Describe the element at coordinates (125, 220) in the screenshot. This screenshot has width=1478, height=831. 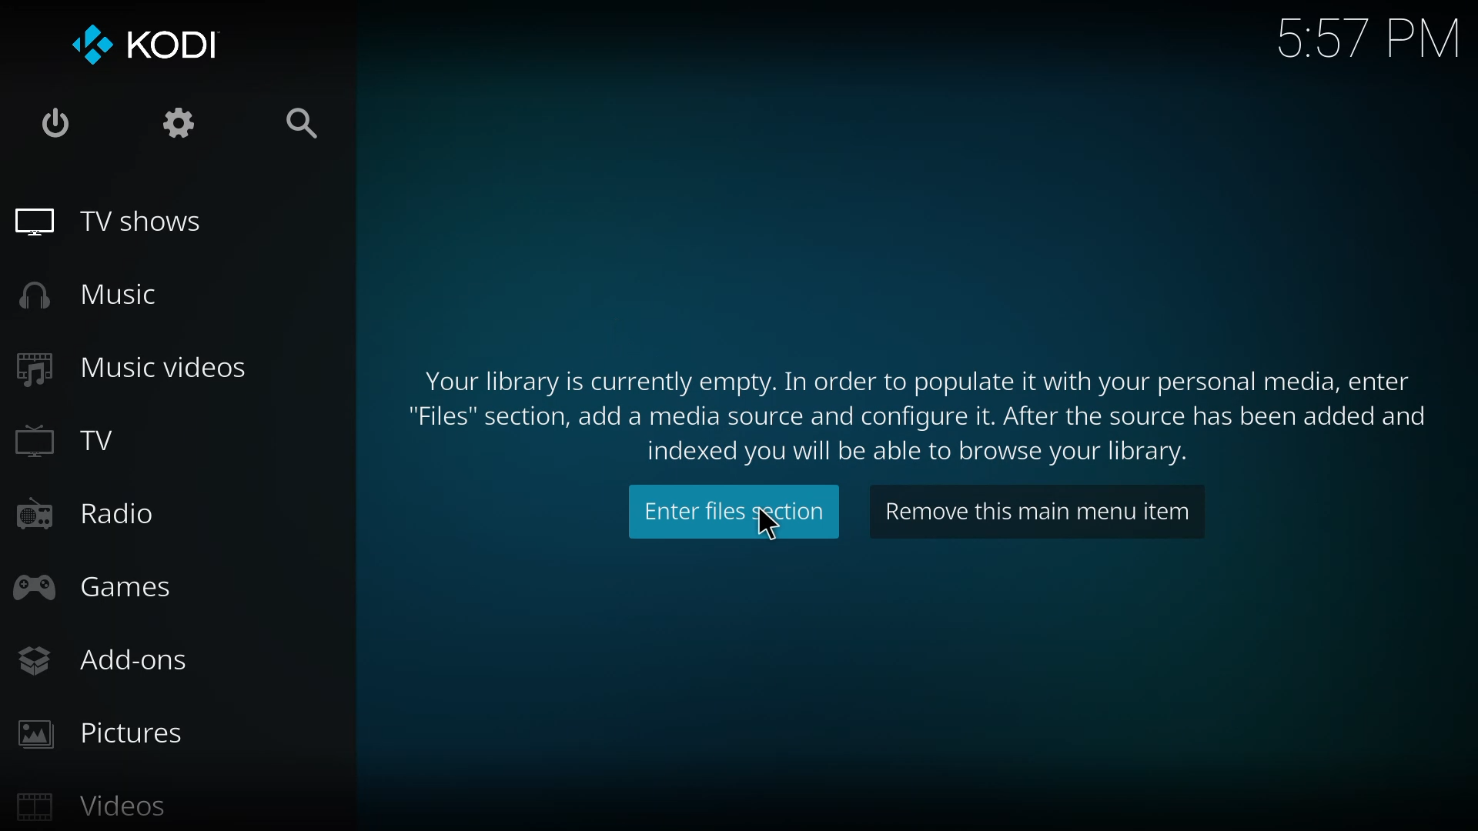
I see `tv shows` at that location.